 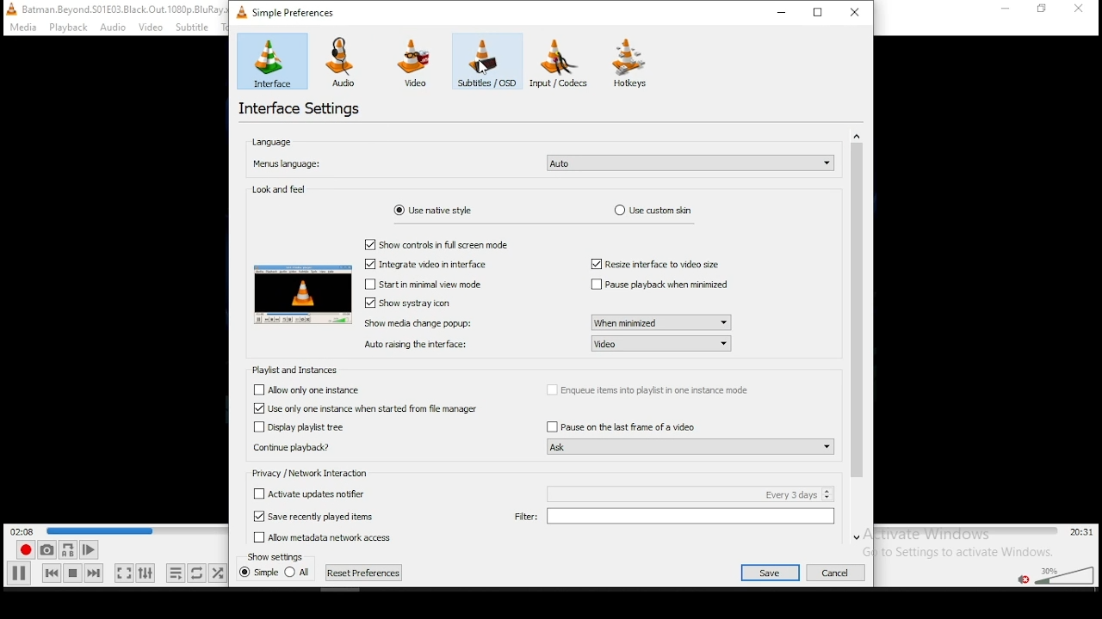 I want to click on , so click(x=863, y=335).